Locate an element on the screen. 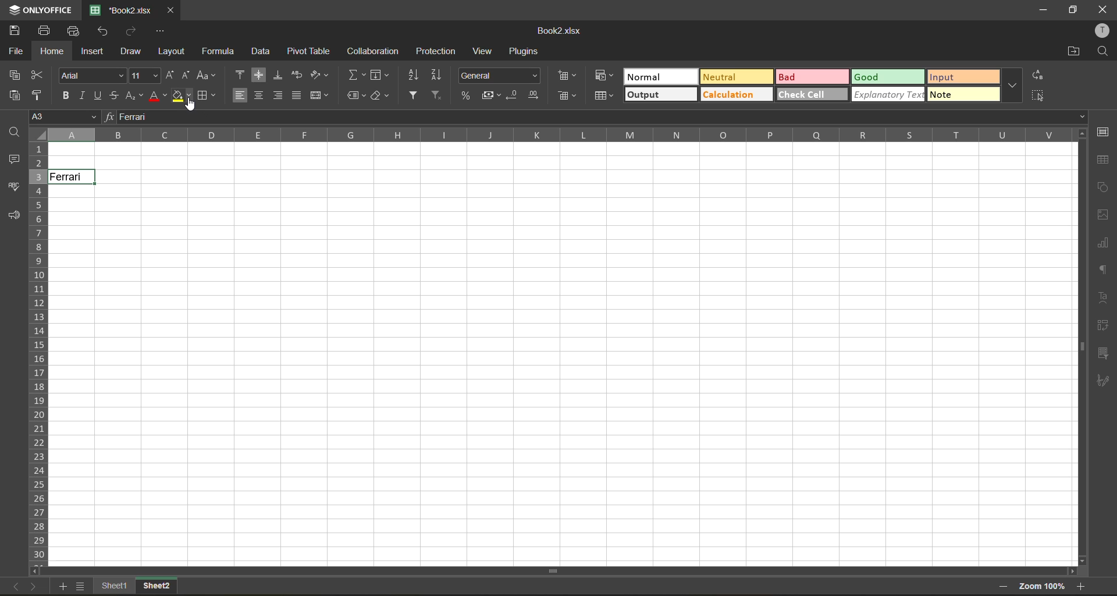 Image resolution: width=1117 pixels, height=596 pixels. format as table is located at coordinates (570, 97).